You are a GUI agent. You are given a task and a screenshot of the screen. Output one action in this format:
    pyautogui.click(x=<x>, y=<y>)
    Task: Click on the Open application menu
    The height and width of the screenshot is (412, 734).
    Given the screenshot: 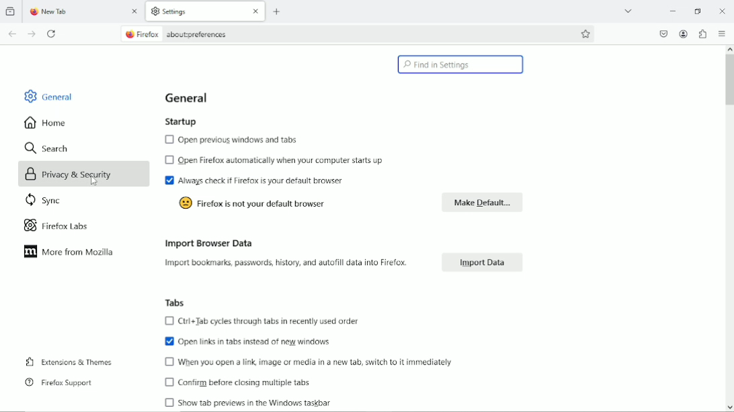 What is the action you would take?
    pyautogui.click(x=723, y=34)
    